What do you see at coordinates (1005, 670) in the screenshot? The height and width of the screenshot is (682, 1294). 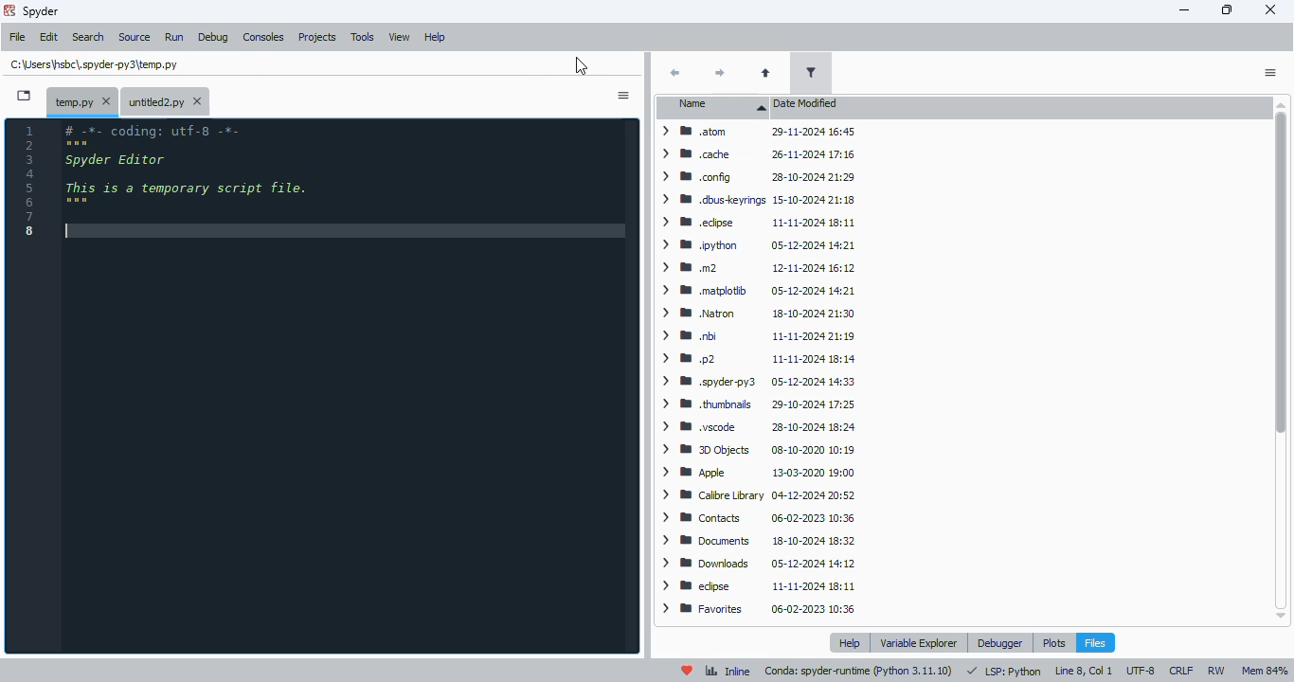 I see ` LSP: Python` at bounding box center [1005, 670].